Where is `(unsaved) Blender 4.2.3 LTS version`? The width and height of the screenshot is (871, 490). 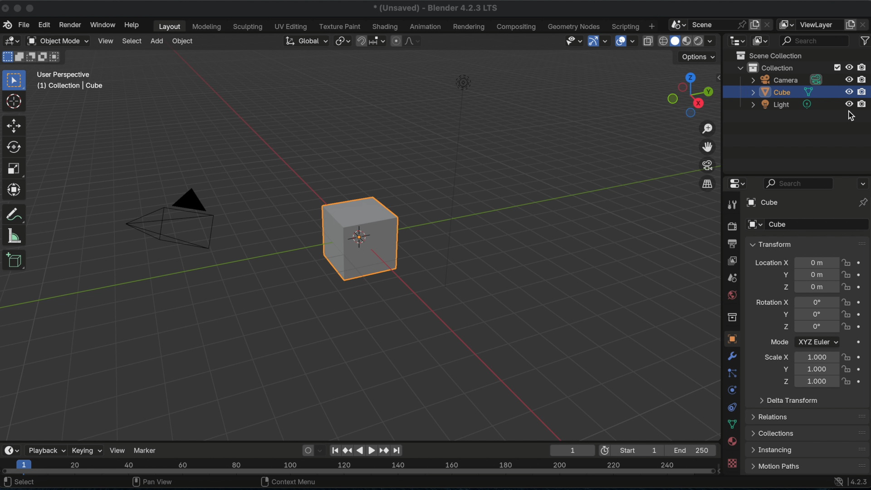
(unsaved) Blender 4.2.3 LTS version is located at coordinates (435, 8).